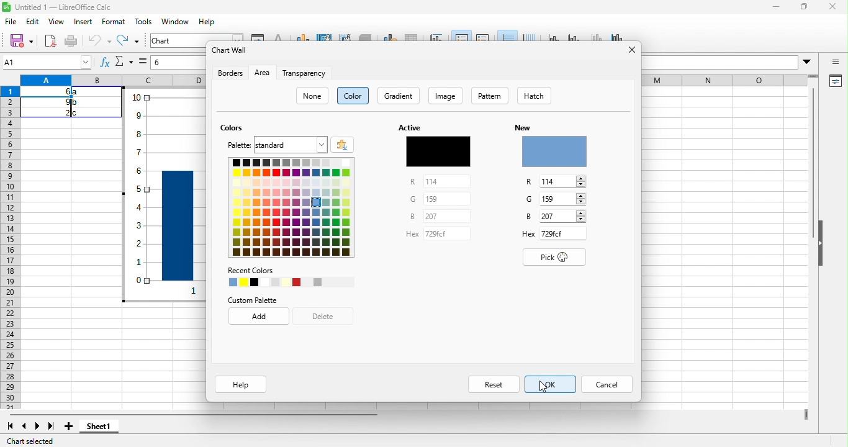 This screenshot has width=848, height=447. Describe the element at coordinates (412, 236) in the screenshot. I see `Hex` at that location.